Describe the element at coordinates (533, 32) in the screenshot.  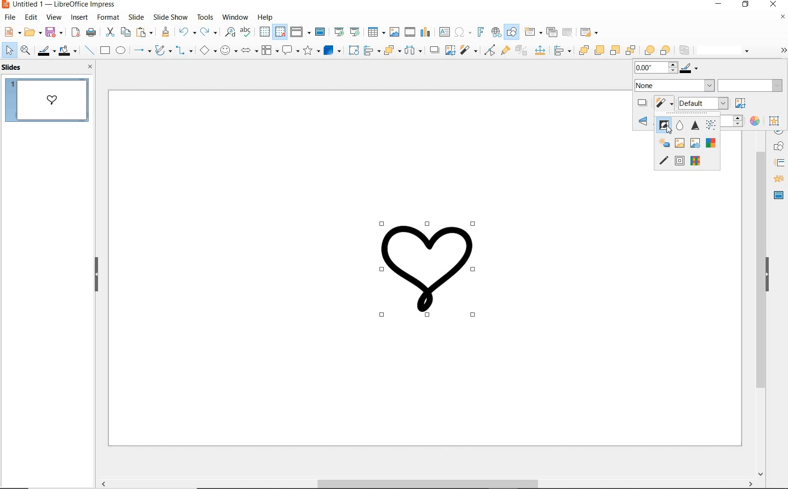
I see `new slide` at that location.